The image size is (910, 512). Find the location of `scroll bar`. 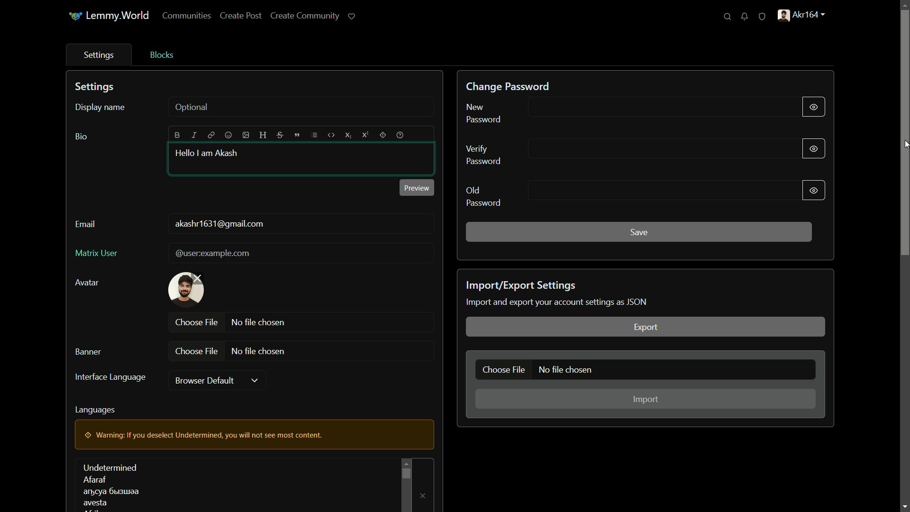

scroll bar is located at coordinates (904, 132).